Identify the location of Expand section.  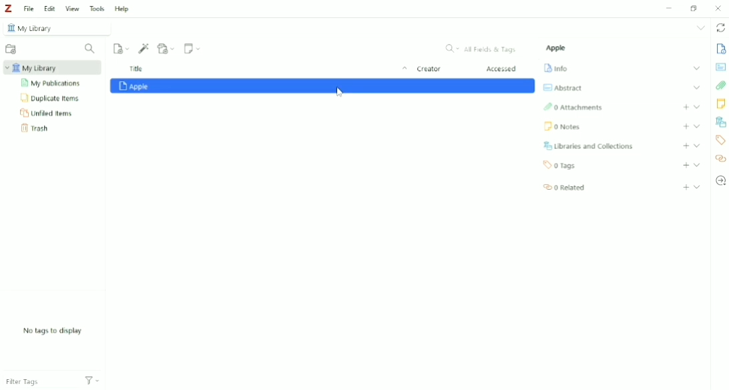
(697, 165).